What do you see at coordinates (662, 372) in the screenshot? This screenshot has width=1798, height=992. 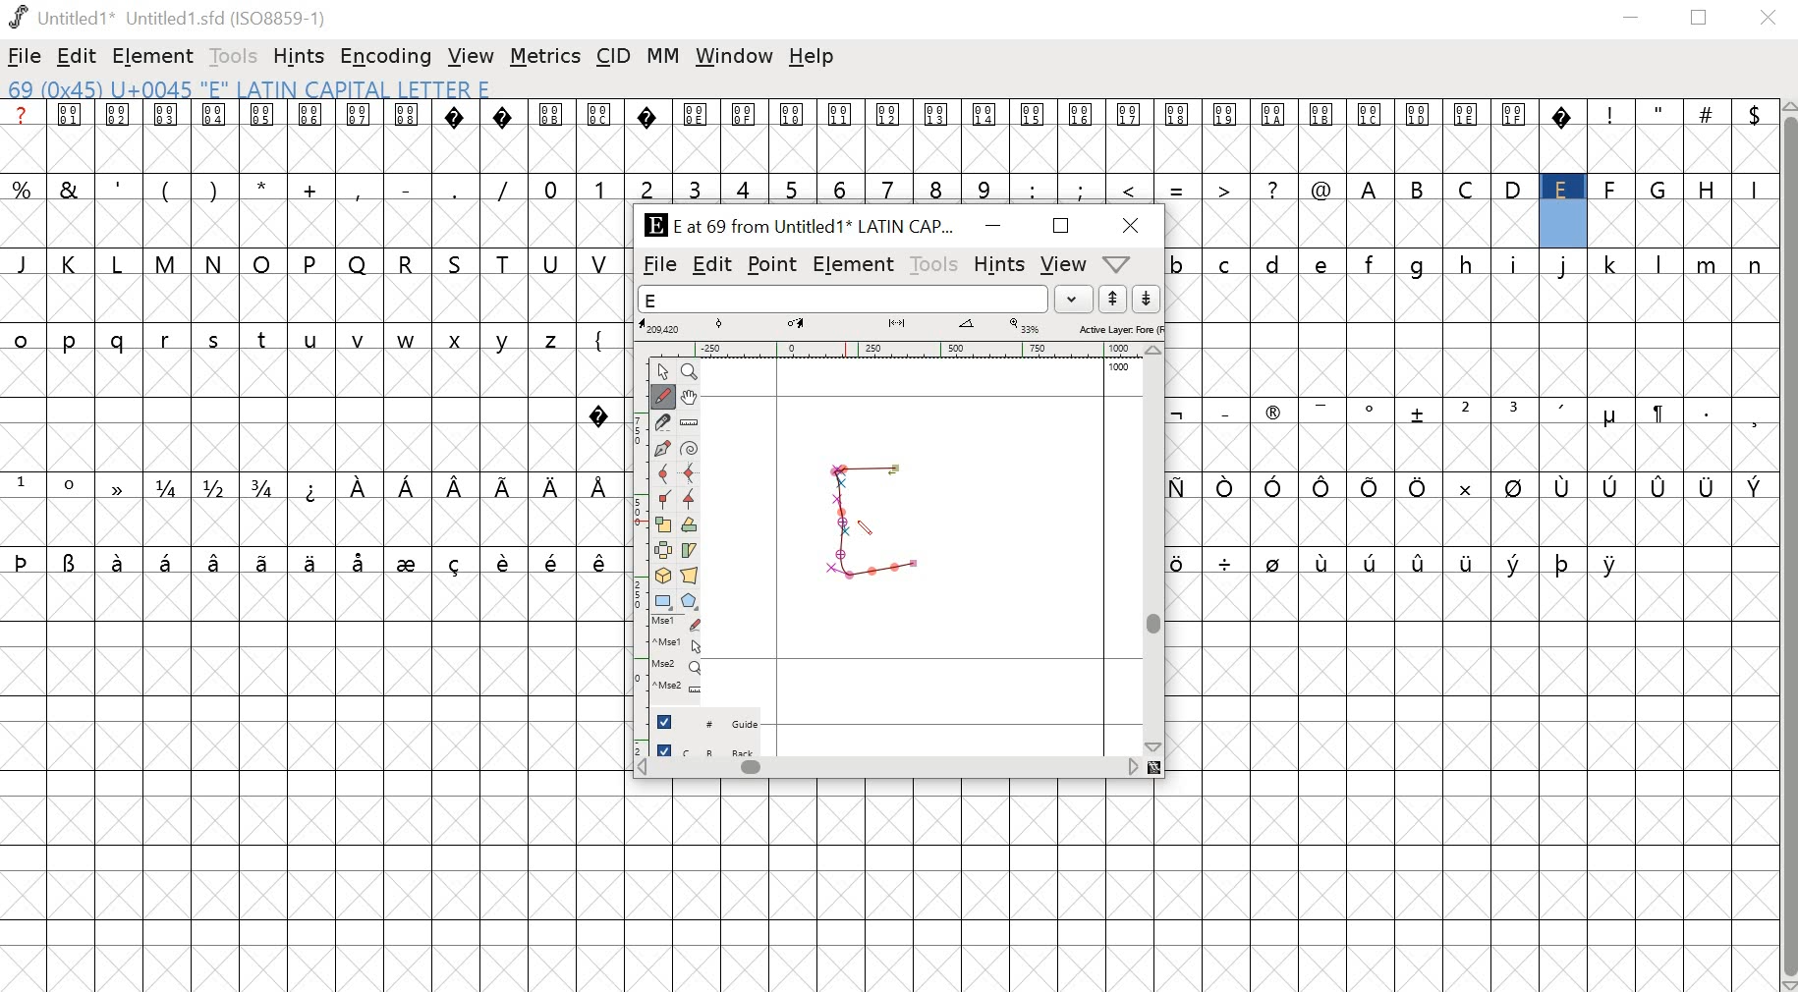 I see `Point` at bounding box center [662, 372].